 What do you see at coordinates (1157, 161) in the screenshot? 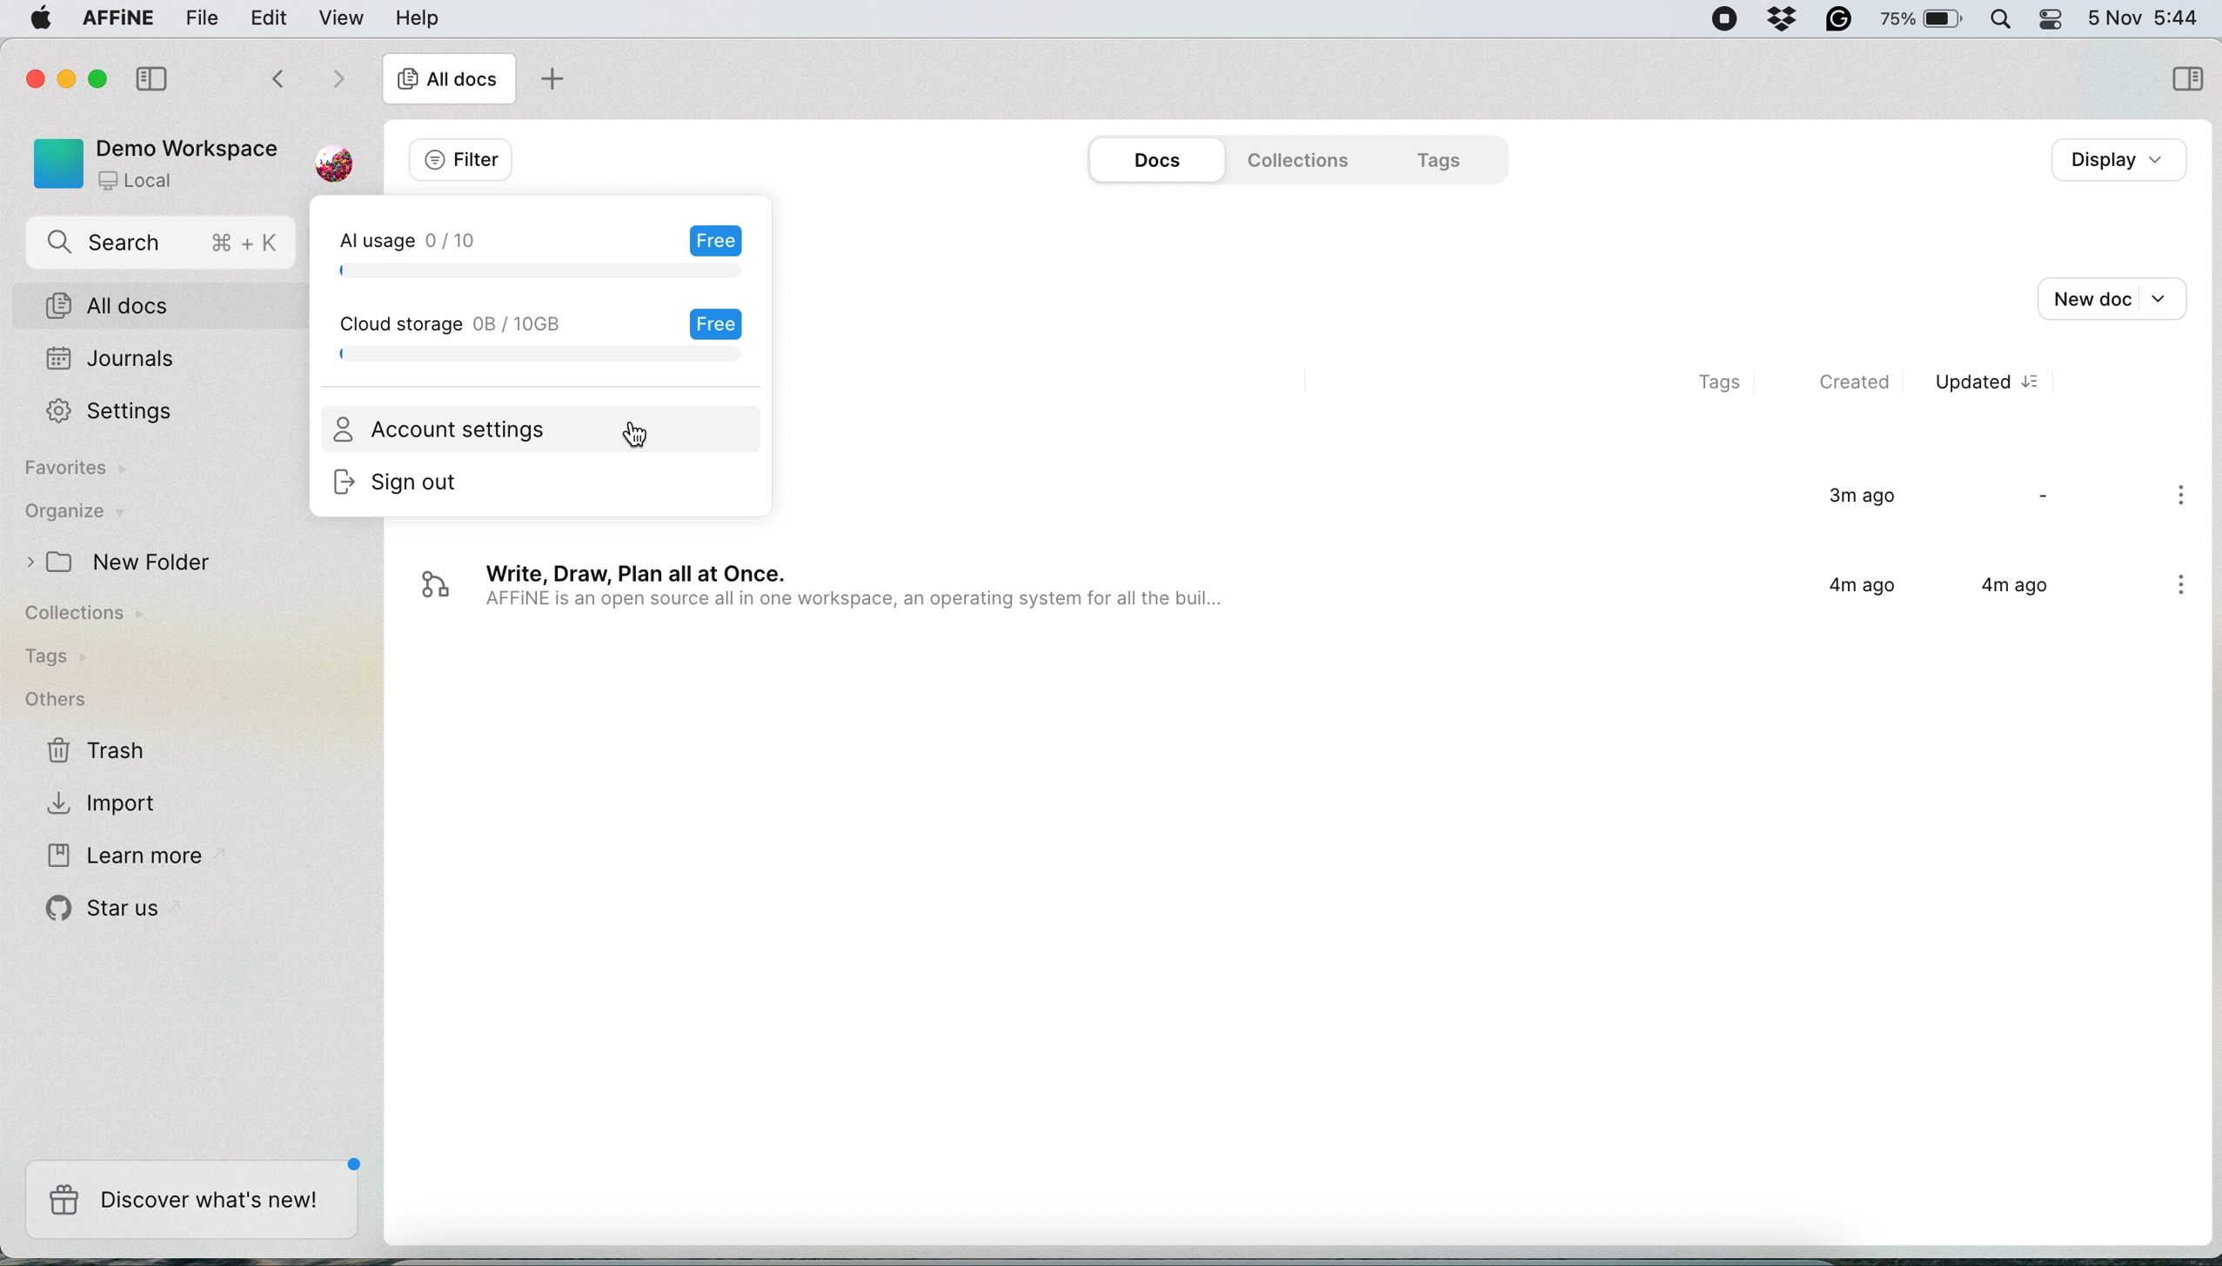
I see `docs` at bounding box center [1157, 161].